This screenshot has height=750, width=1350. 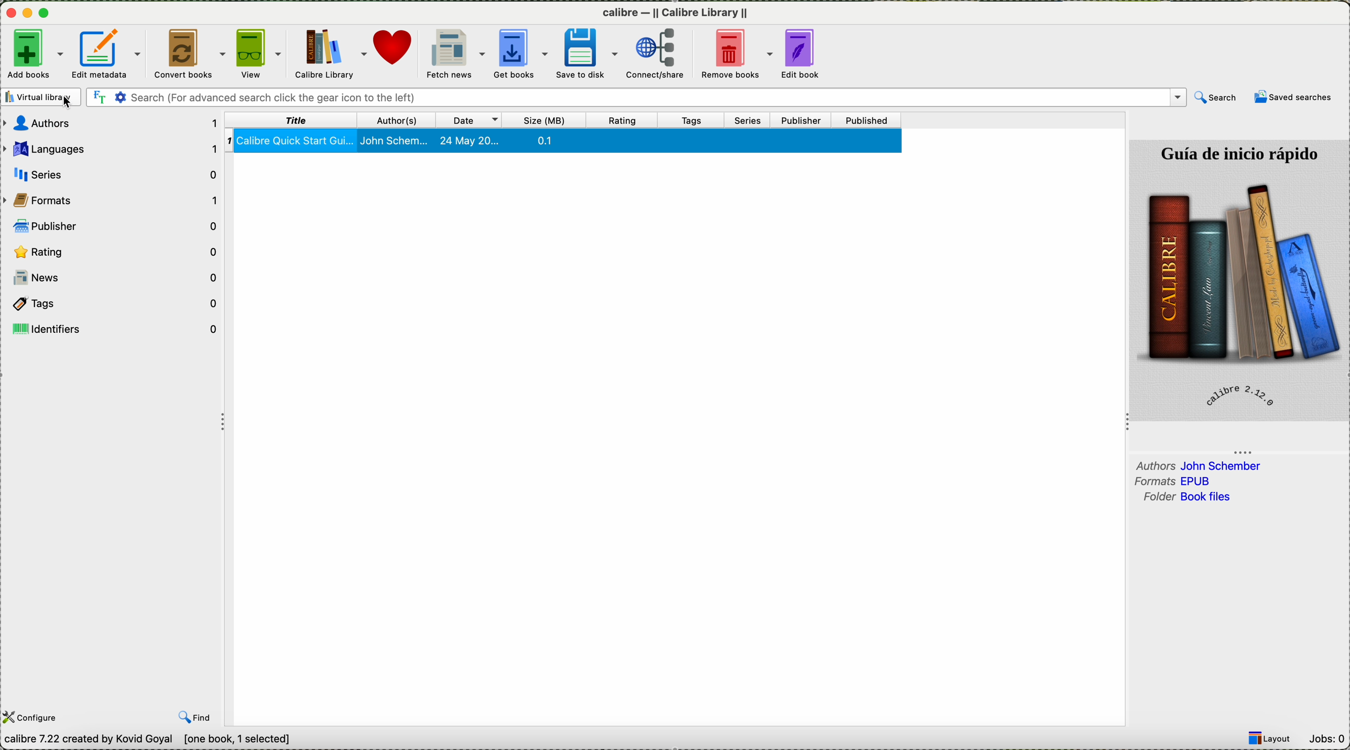 What do you see at coordinates (113, 125) in the screenshot?
I see `authors` at bounding box center [113, 125].